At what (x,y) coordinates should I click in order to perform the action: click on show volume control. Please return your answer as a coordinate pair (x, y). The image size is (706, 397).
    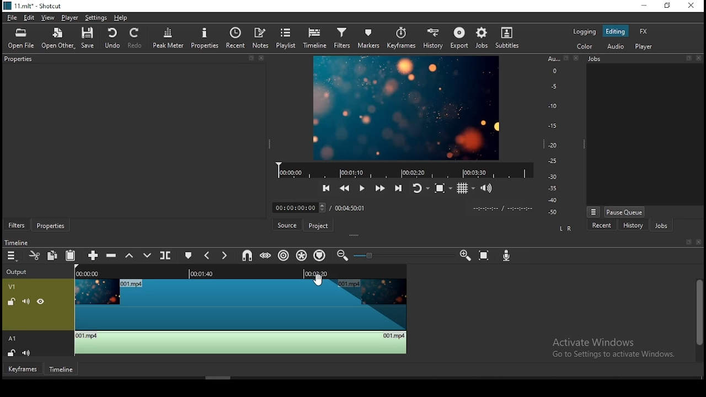
    Looking at the image, I should click on (487, 189).